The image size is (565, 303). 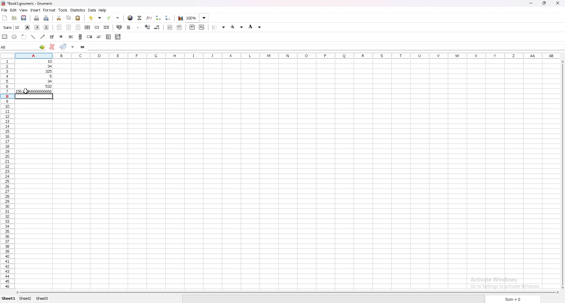 I want to click on zoom, so click(x=197, y=18).